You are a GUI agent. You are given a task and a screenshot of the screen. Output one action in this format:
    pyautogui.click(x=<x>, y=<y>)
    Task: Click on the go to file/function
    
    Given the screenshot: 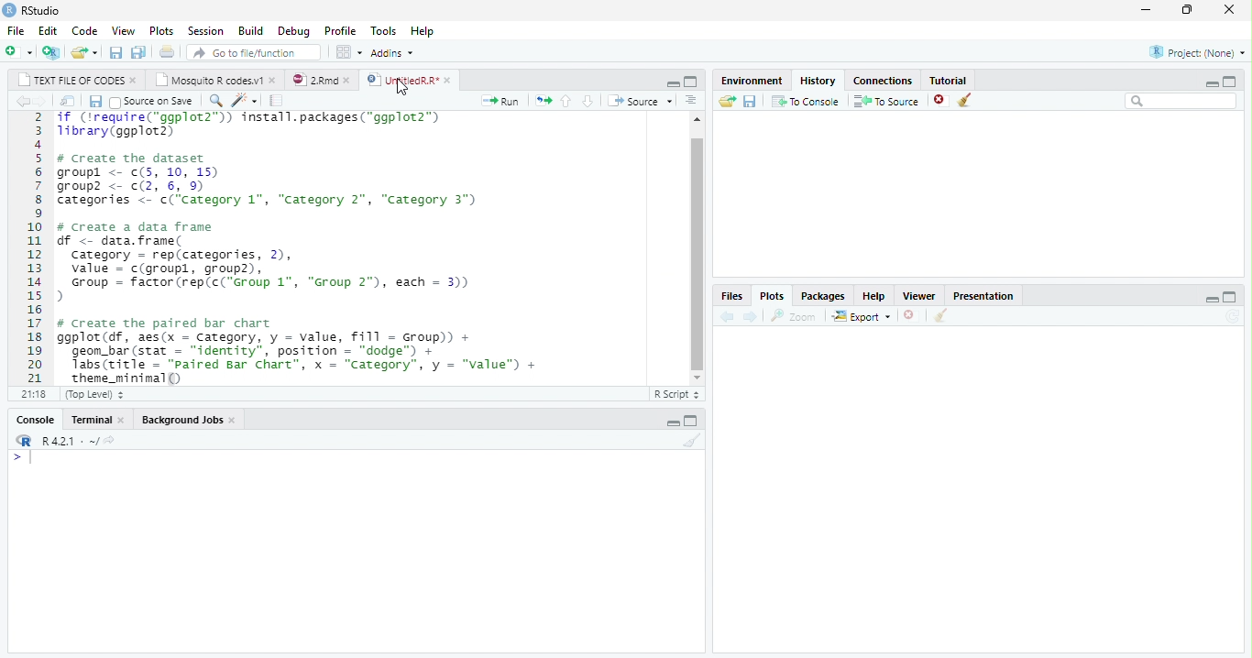 What is the action you would take?
    pyautogui.click(x=254, y=53)
    